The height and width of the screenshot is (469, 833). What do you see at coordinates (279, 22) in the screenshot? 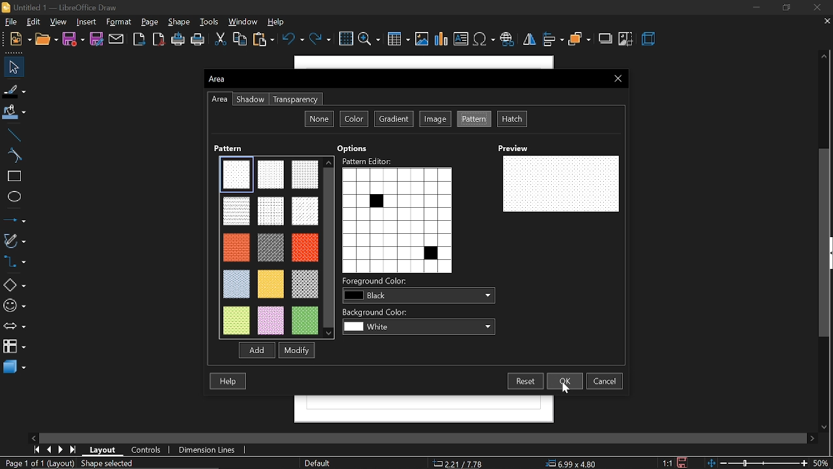
I see `help` at bounding box center [279, 22].